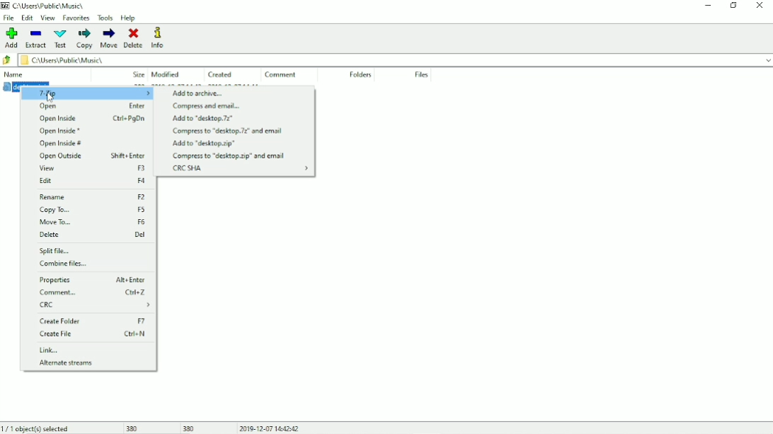 The height and width of the screenshot is (434, 773). I want to click on Link, so click(52, 350).